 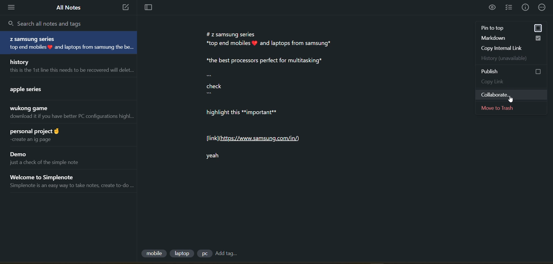 What do you see at coordinates (69, 135) in the screenshot?
I see `note title and preview` at bounding box center [69, 135].